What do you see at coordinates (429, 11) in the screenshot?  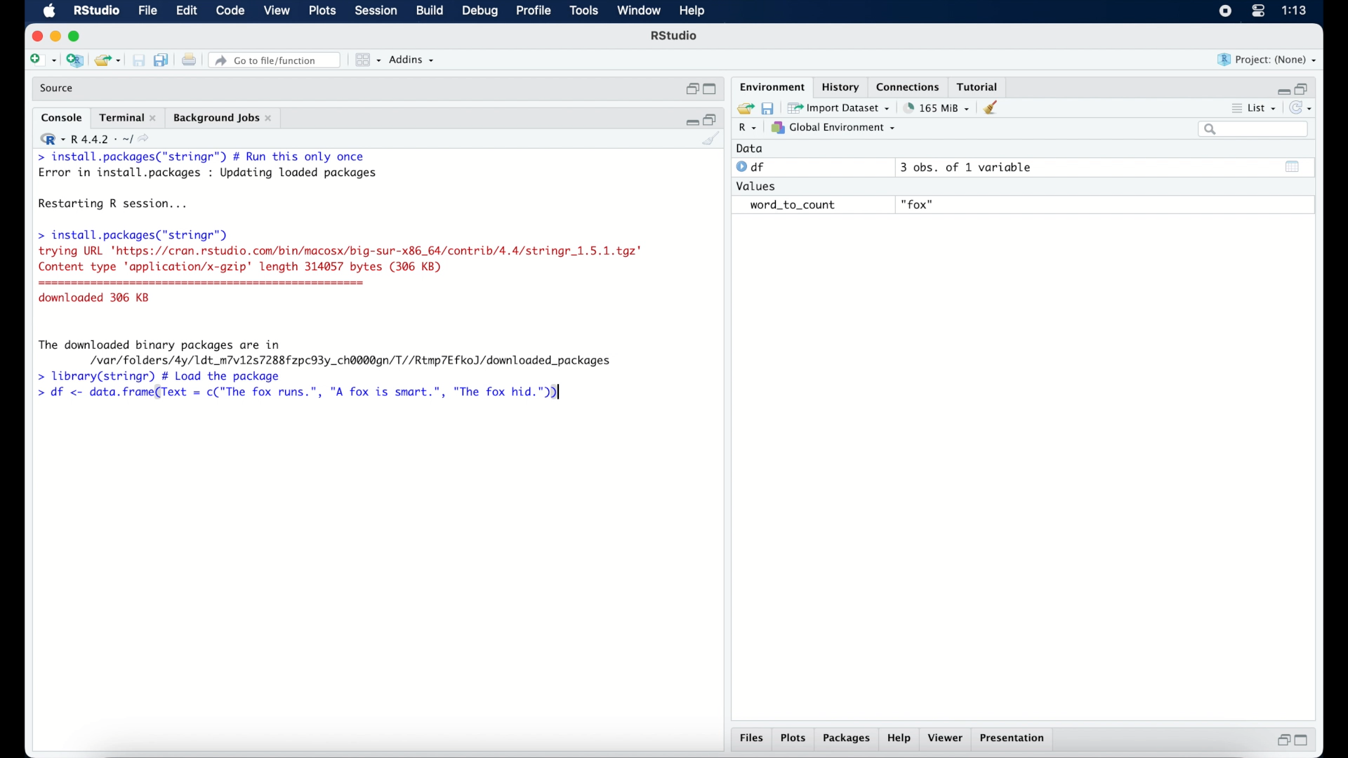 I see `build` at bounding box center [429, 11].